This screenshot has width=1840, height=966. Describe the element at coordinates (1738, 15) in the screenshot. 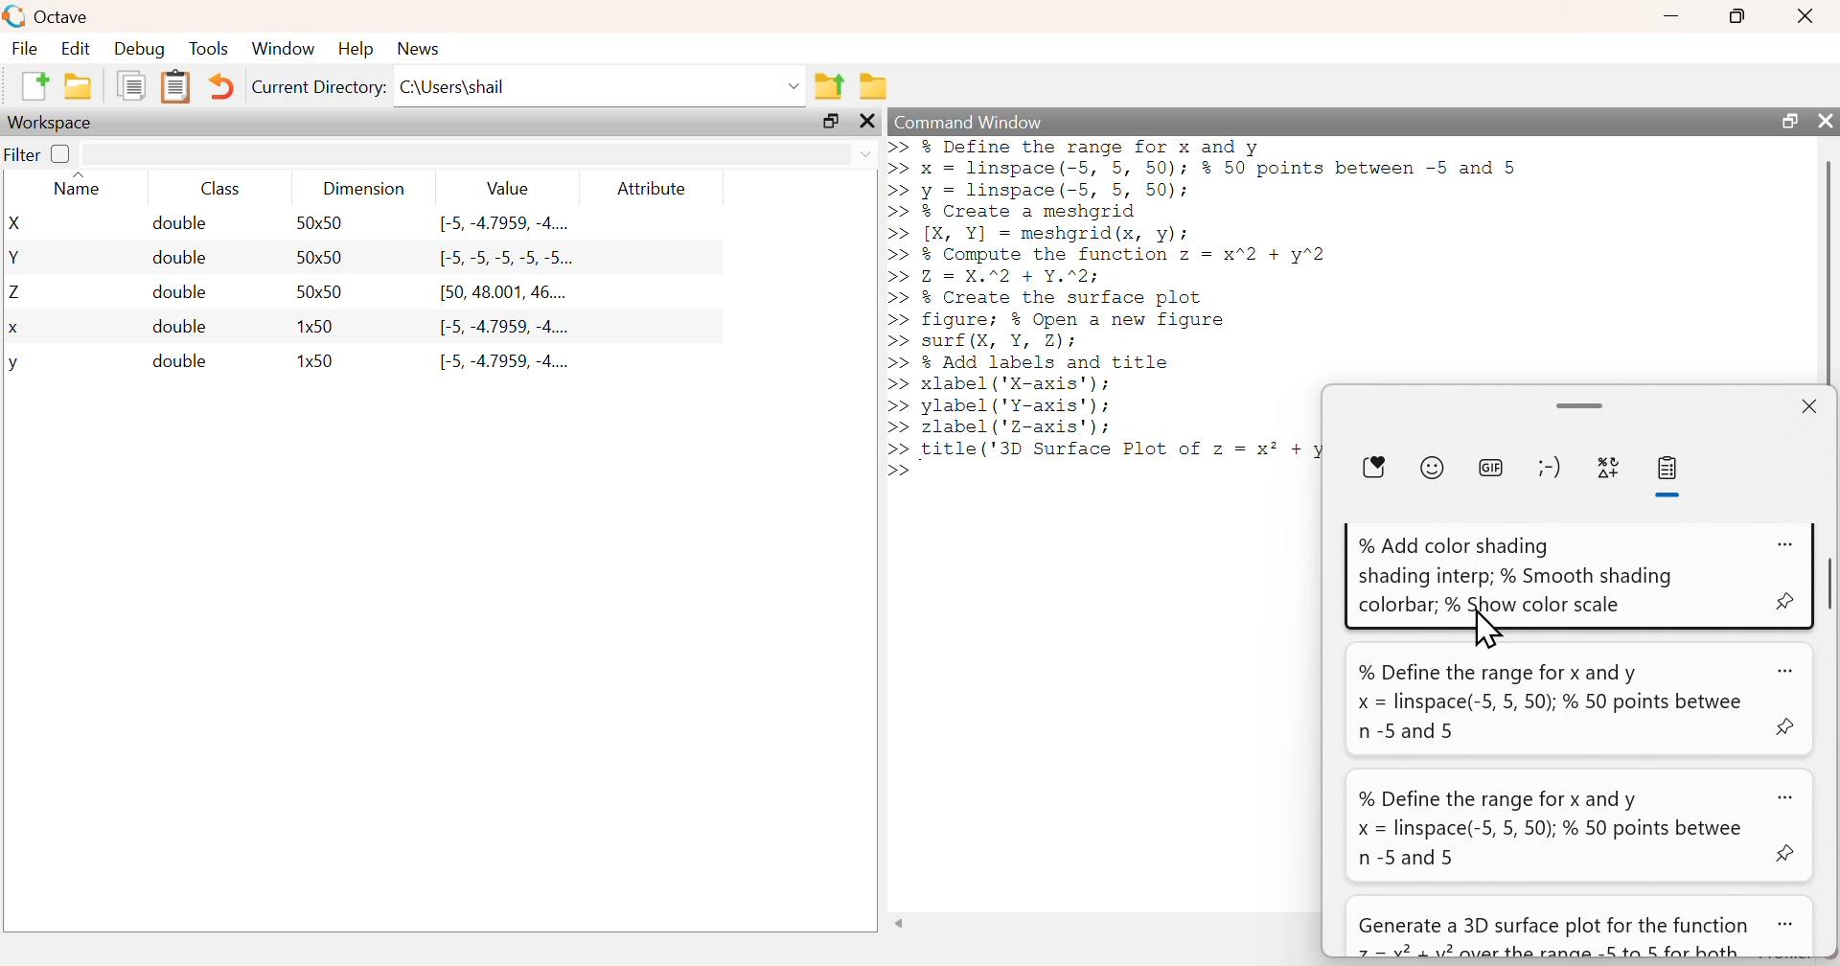

I see `maximize` at that location.